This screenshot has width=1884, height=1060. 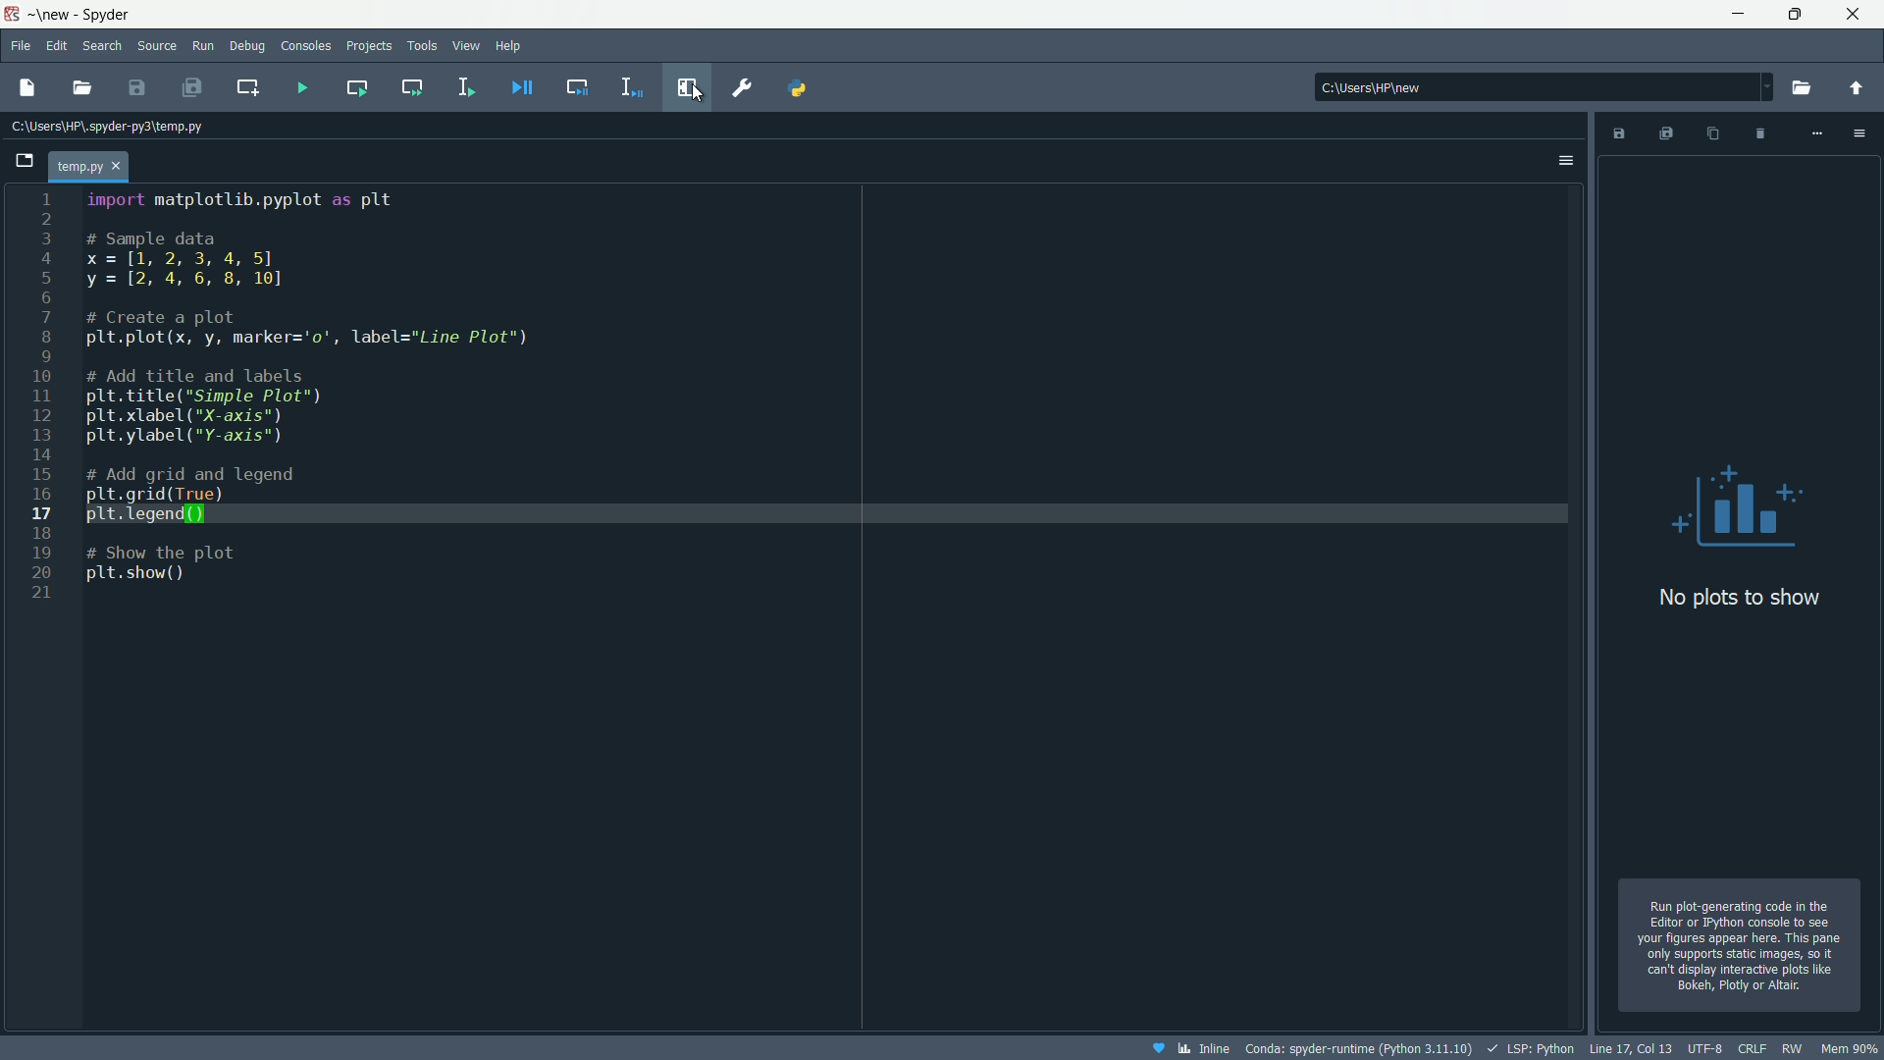 I want to click on preferences, so click(x=740, y=87).